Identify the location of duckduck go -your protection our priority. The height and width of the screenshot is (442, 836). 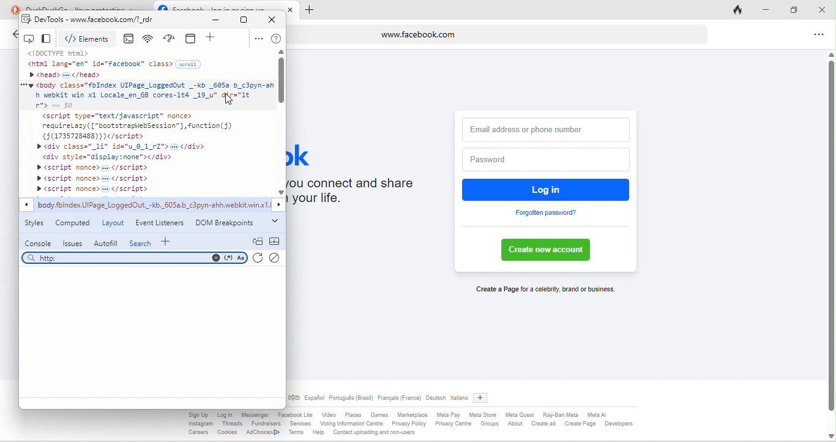
(88, 6).